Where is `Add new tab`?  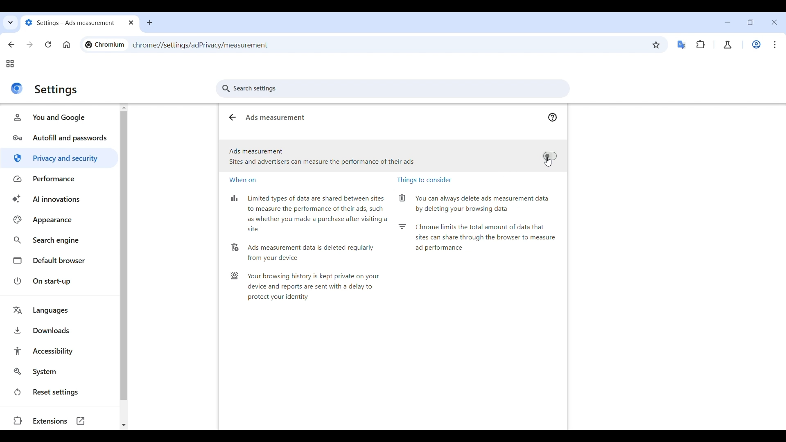 Add new tab is located at coordinates (149, 23).